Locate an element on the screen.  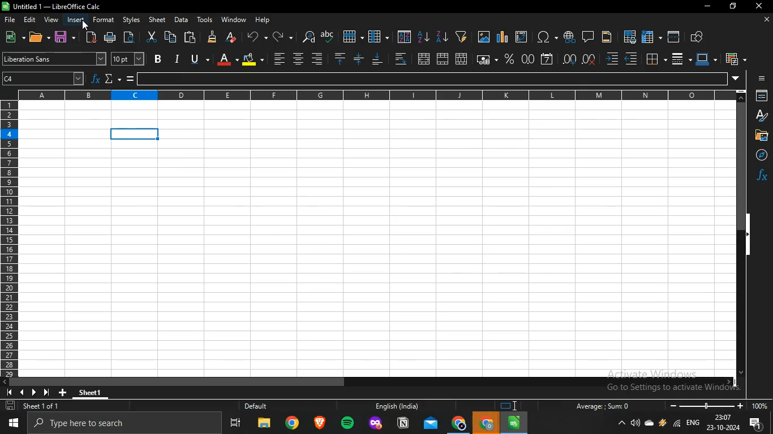
libreoffice calc is located at coordinates (514, 423).